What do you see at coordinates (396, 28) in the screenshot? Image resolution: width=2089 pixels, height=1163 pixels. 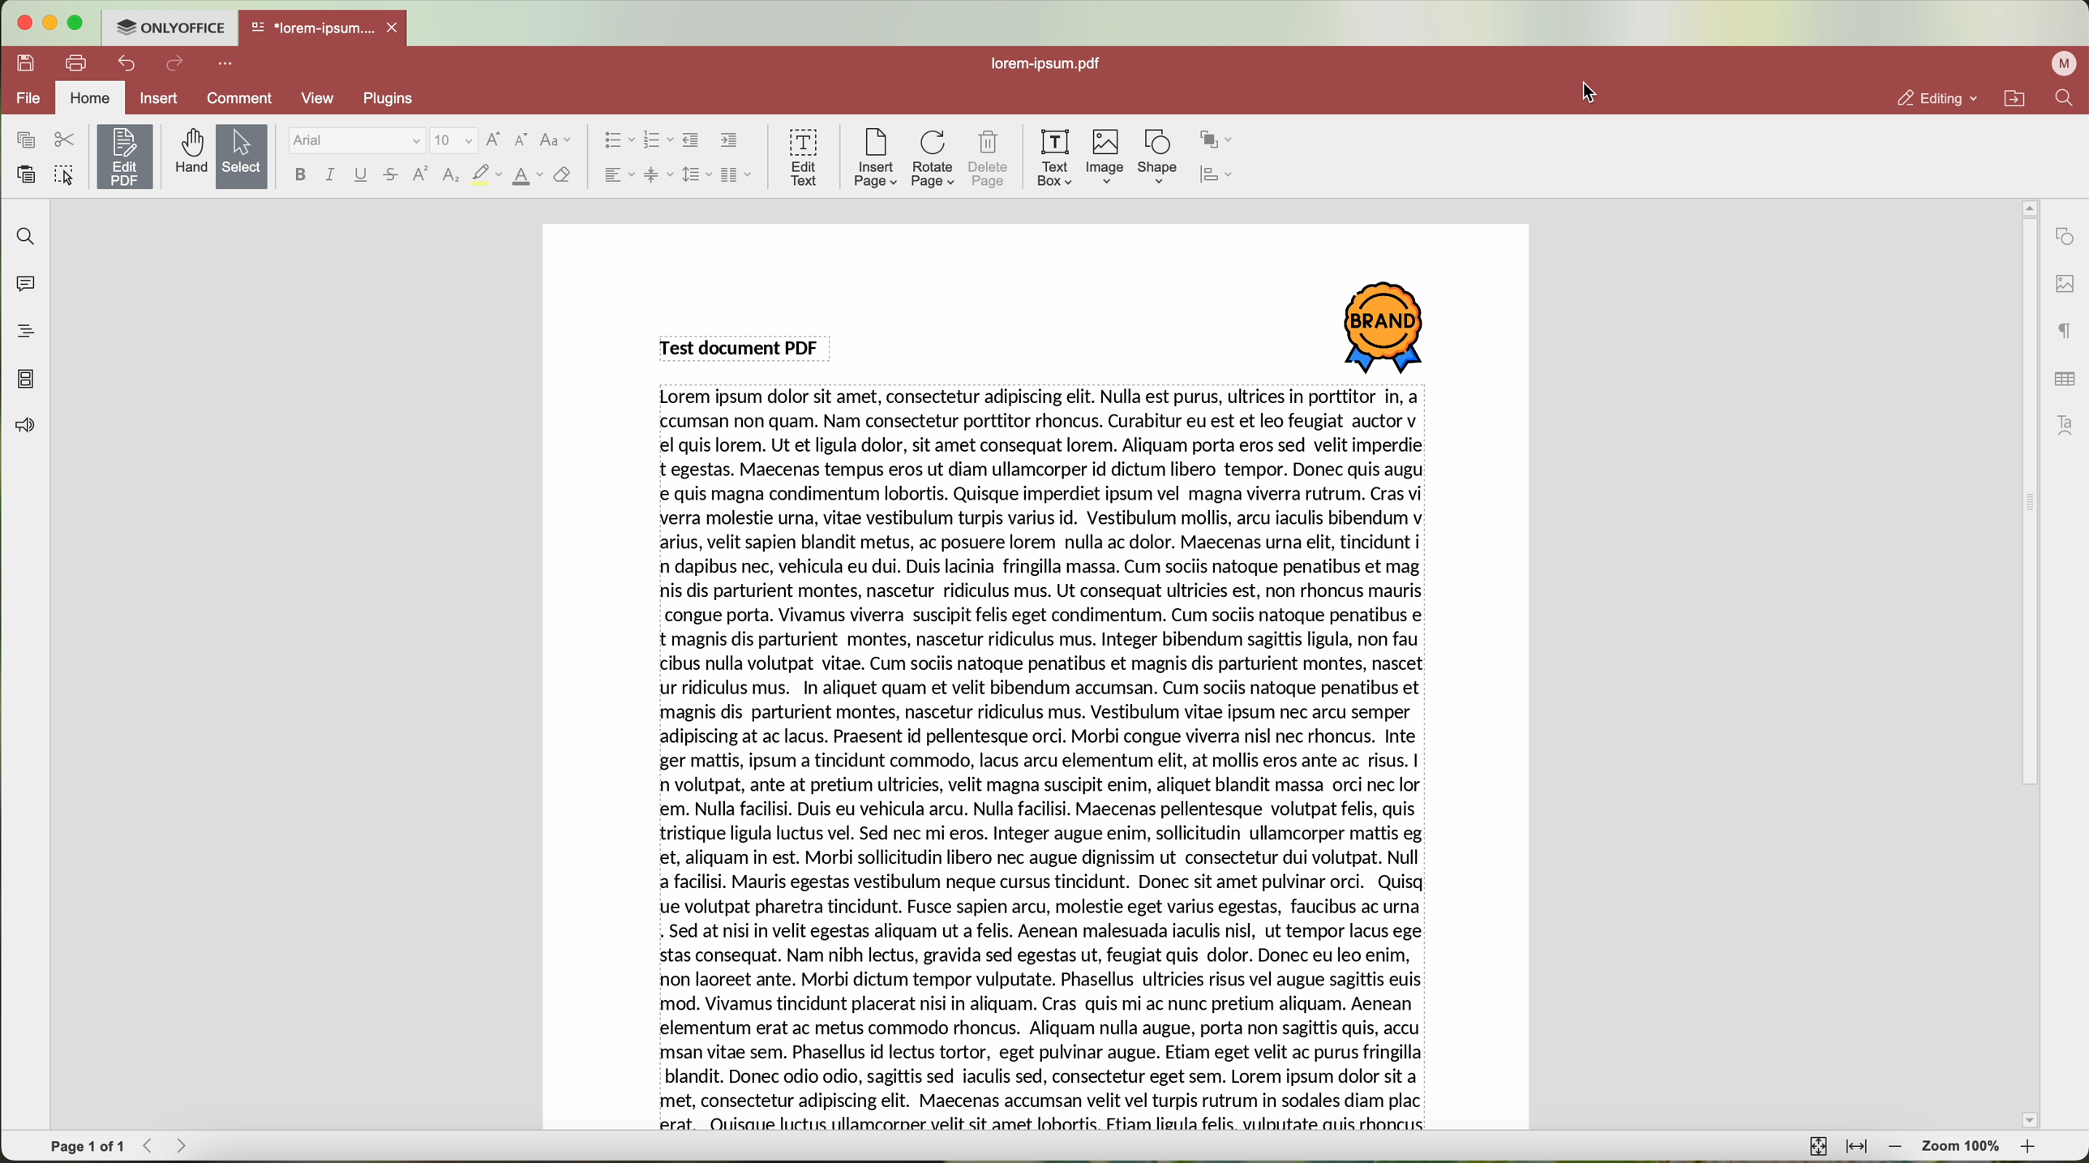 I see `close` at bounding box center [396, 28].